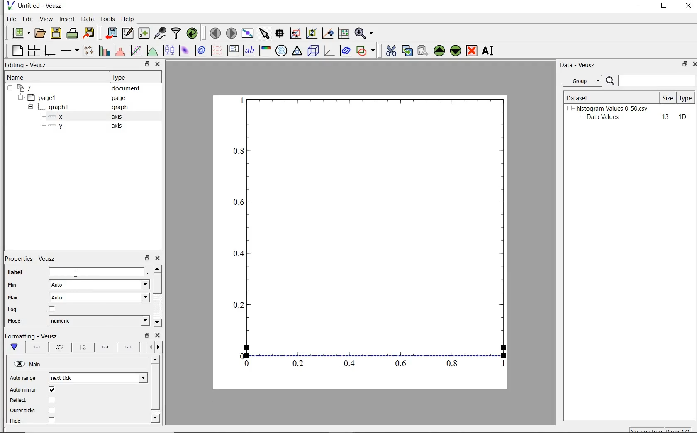 Image resolution: width=697 pixels, height=433 pixels. What do you see at coordinates (232, 33) in the screenshot?
I see `move to next page` at bounding box center [232, 33].